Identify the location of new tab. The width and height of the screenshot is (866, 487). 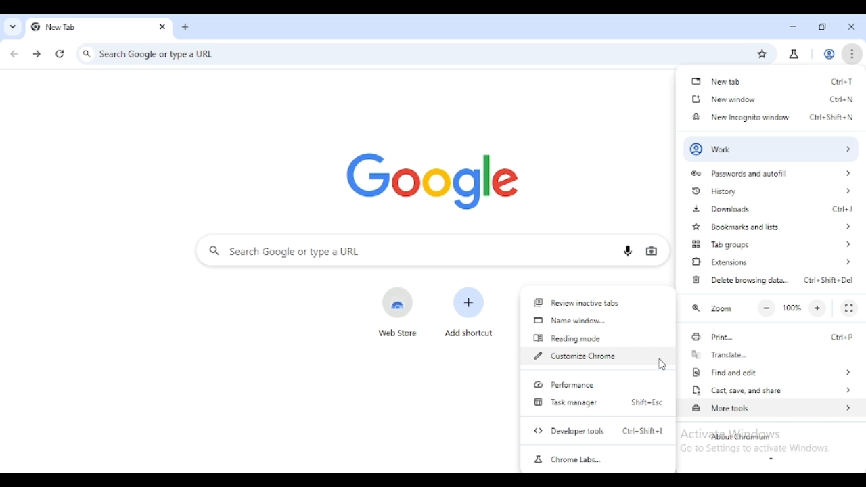
(716, 82).